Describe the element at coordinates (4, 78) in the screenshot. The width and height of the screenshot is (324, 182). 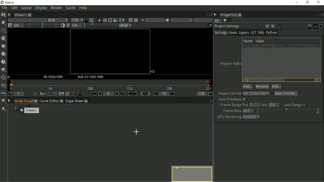
I see `Transform` at that location.